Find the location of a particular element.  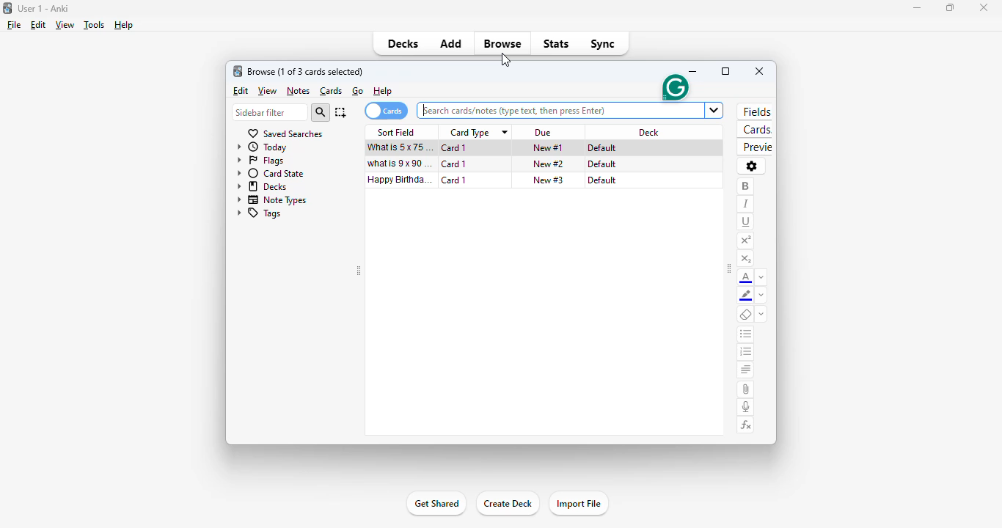

due is located at coordinates (542, 133).